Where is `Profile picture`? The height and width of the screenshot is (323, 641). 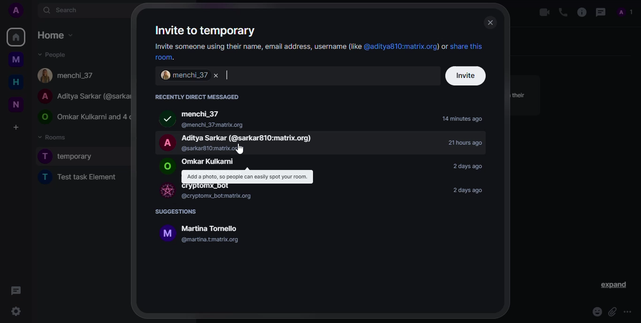
Profile picture is located at coordinates (166, 167).